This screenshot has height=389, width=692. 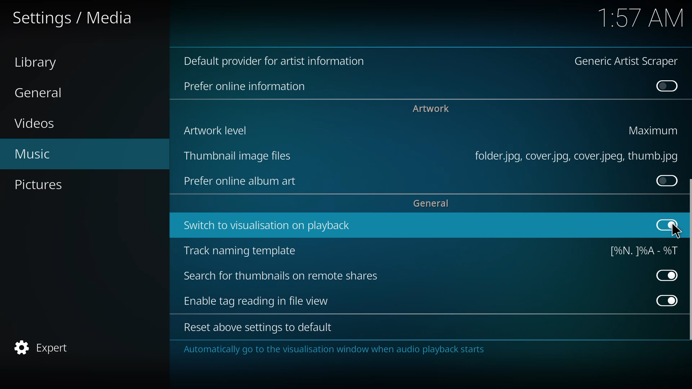 I want to click on click to enable, so click(x=664, y=180).